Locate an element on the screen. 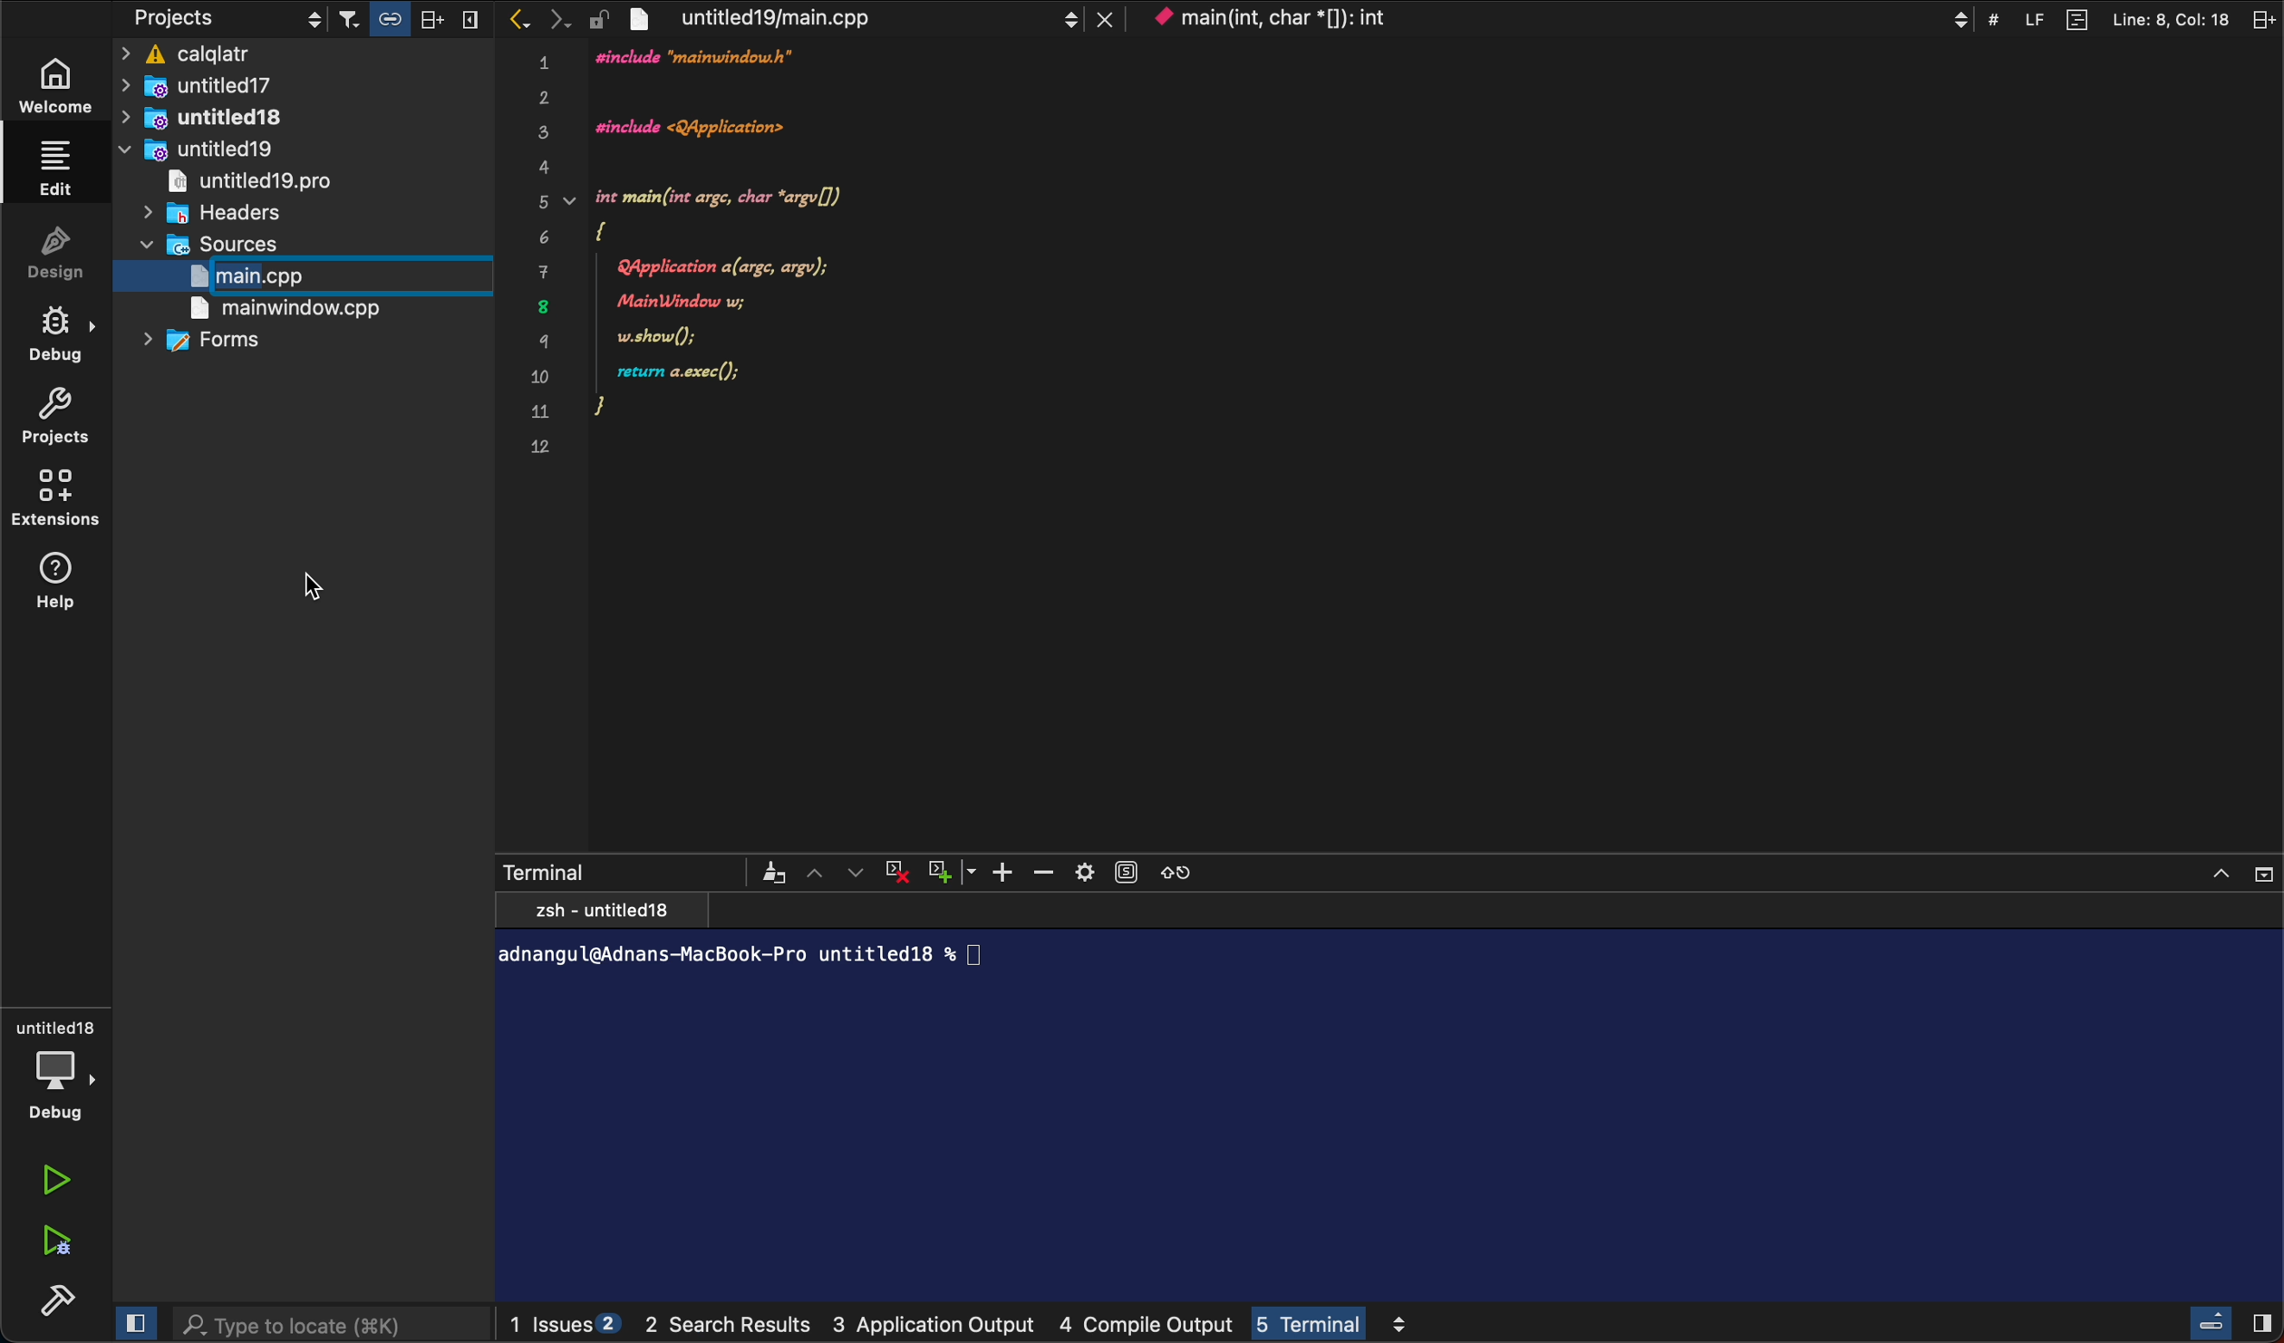 The width and height of the screenshot is (2284, 1343). close slide Bar is located at coordinates (2231, 1322).